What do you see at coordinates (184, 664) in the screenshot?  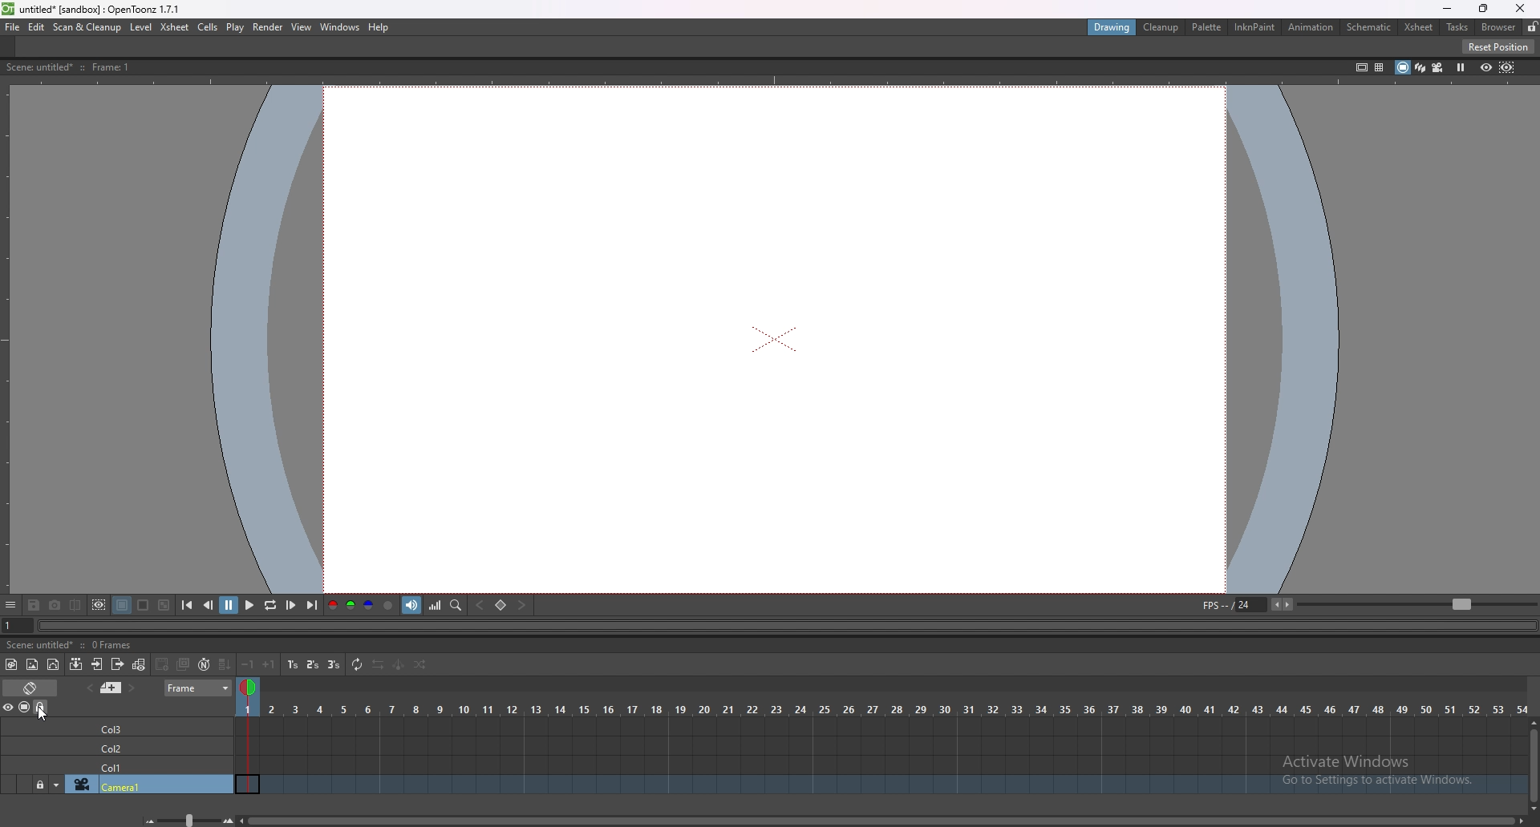 I see `duplicate drawing` at bounding box center [184, 664].